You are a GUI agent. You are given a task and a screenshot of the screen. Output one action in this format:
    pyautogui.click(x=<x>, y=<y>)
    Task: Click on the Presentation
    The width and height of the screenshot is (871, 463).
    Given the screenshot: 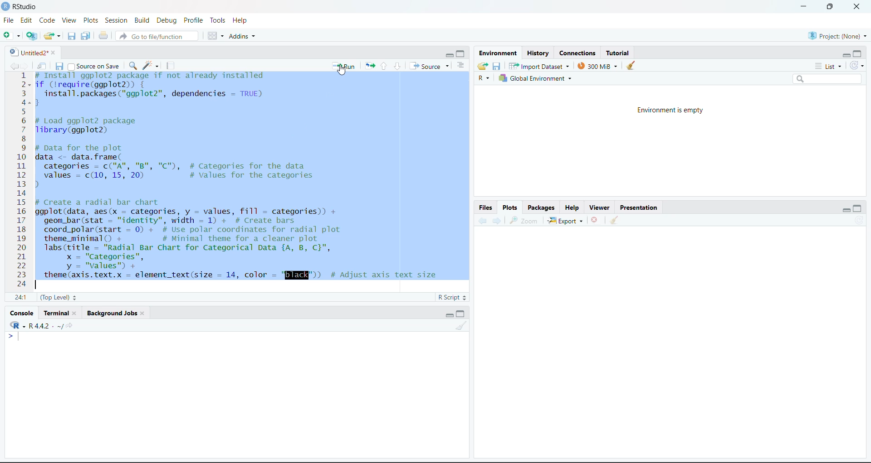 What is the action you would take?
    pyautogui.click(x=641, y=208)
    